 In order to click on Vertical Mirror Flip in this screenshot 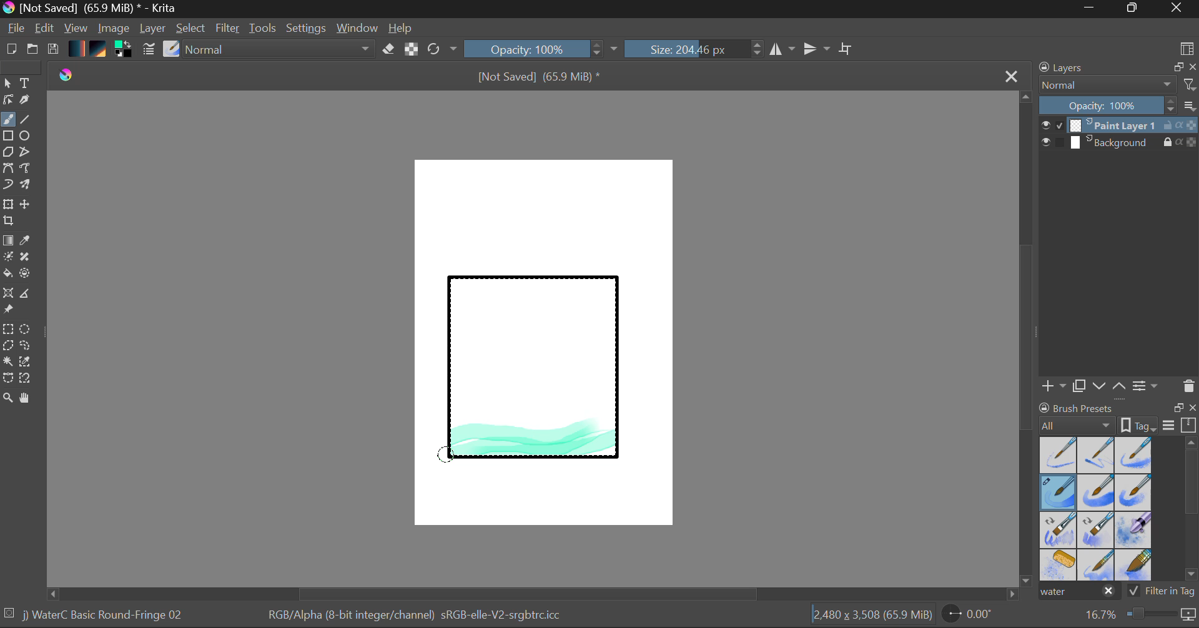, I will do `click(782, 49)`.